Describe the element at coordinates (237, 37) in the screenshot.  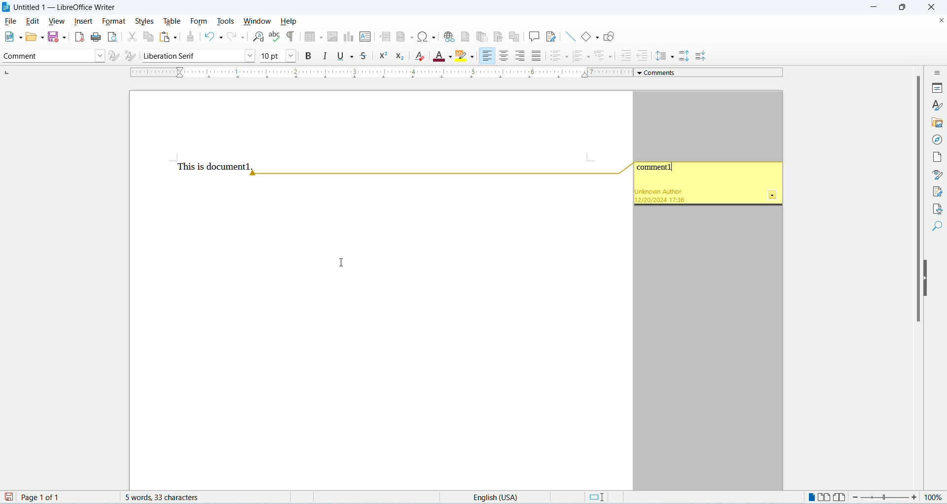
I see `redo` at that location.